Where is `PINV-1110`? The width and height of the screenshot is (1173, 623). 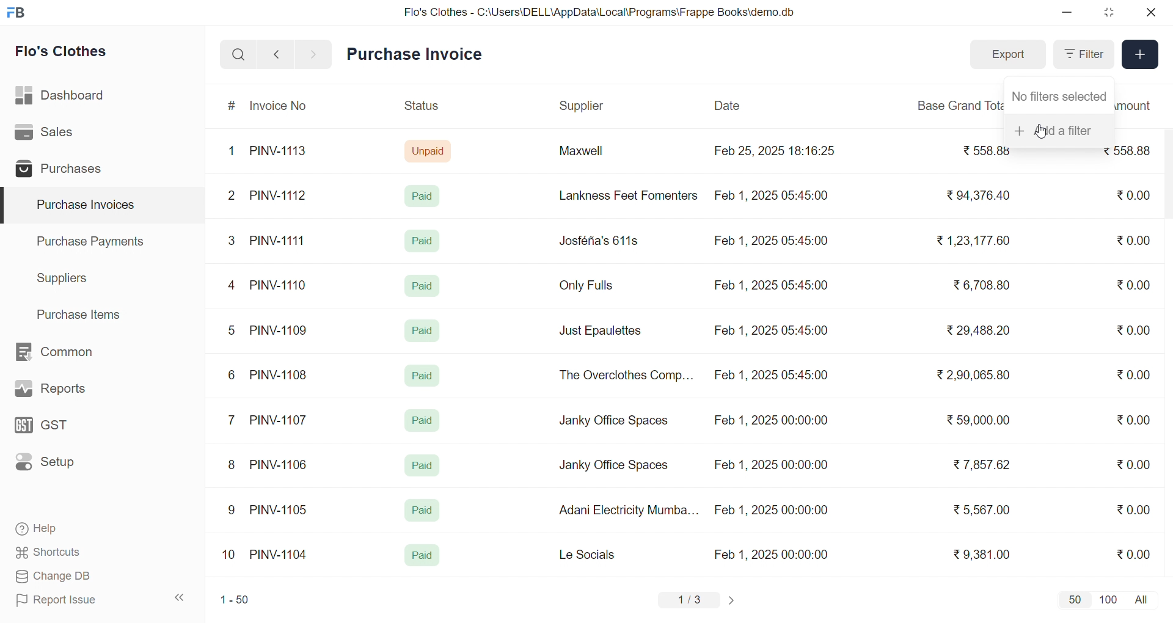 PINV-1110 is located at coordinates (279, 285).